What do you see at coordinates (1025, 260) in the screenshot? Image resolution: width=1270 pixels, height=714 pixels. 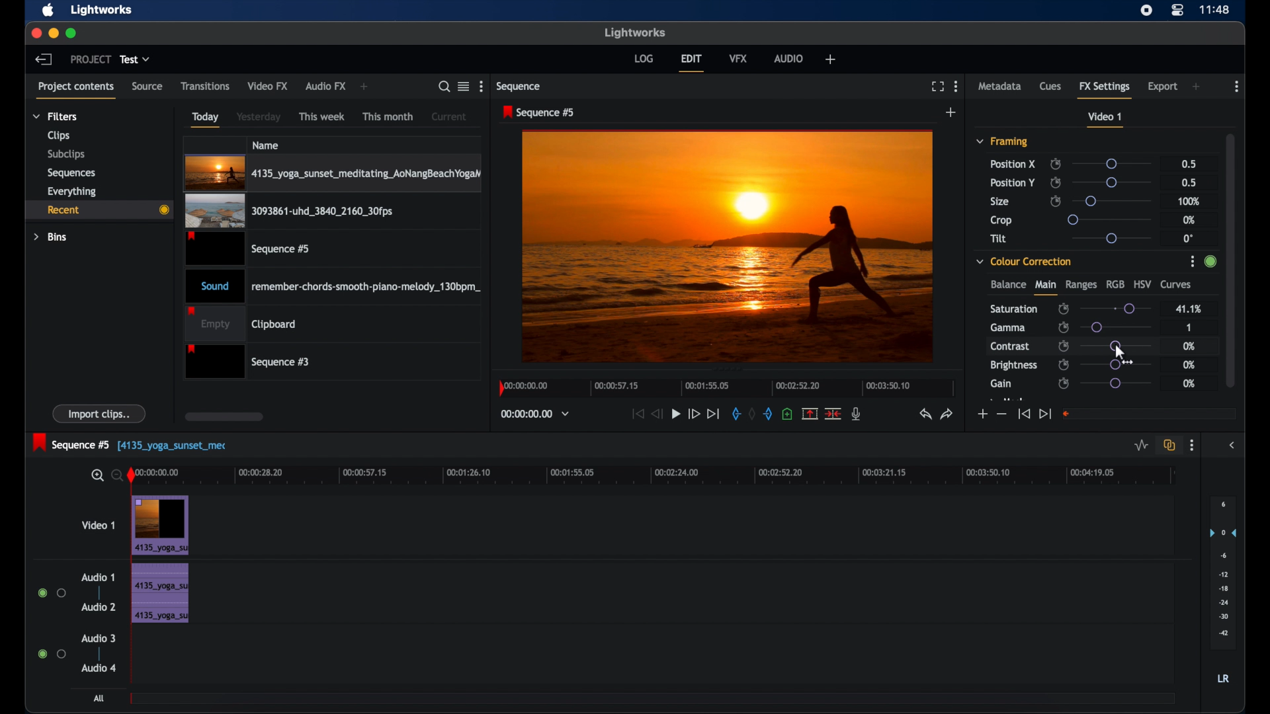 I see `color correction` at bounding box center [1025, 260].